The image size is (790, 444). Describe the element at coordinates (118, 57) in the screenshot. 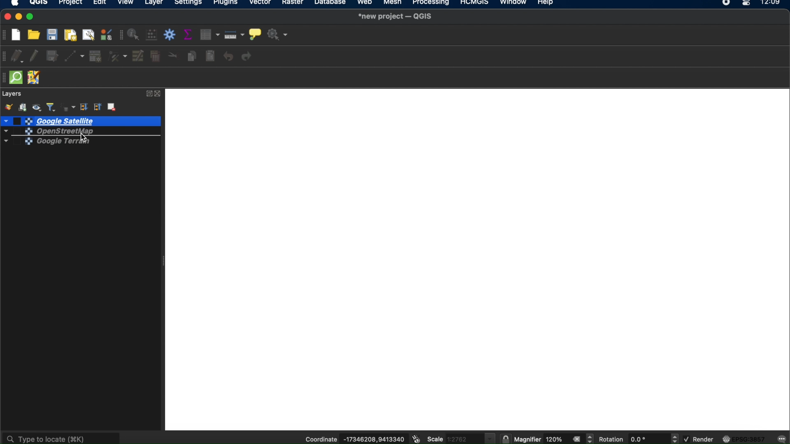

I see `vertex tool` at that location.